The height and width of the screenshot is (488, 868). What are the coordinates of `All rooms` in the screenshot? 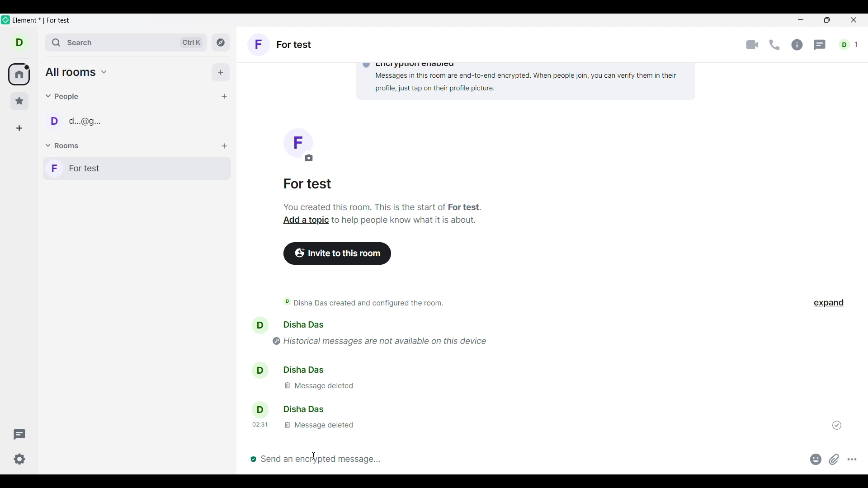 It's located at (19, 75).